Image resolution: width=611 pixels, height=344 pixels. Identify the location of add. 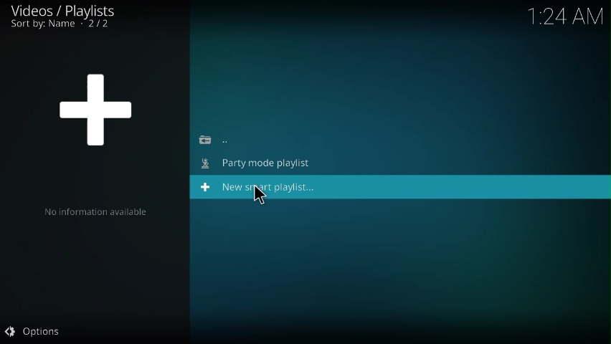
(98, 107).